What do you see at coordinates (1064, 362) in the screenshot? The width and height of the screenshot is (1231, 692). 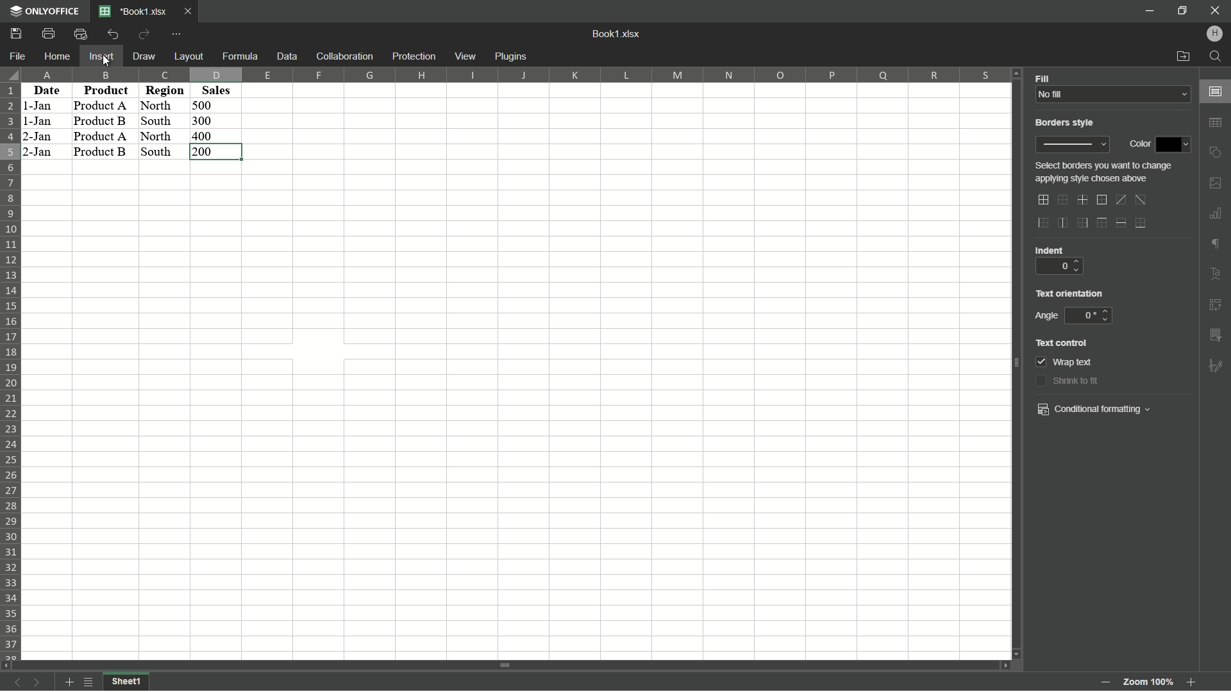 I see `wrap text` at bounding box center [1064, 362].